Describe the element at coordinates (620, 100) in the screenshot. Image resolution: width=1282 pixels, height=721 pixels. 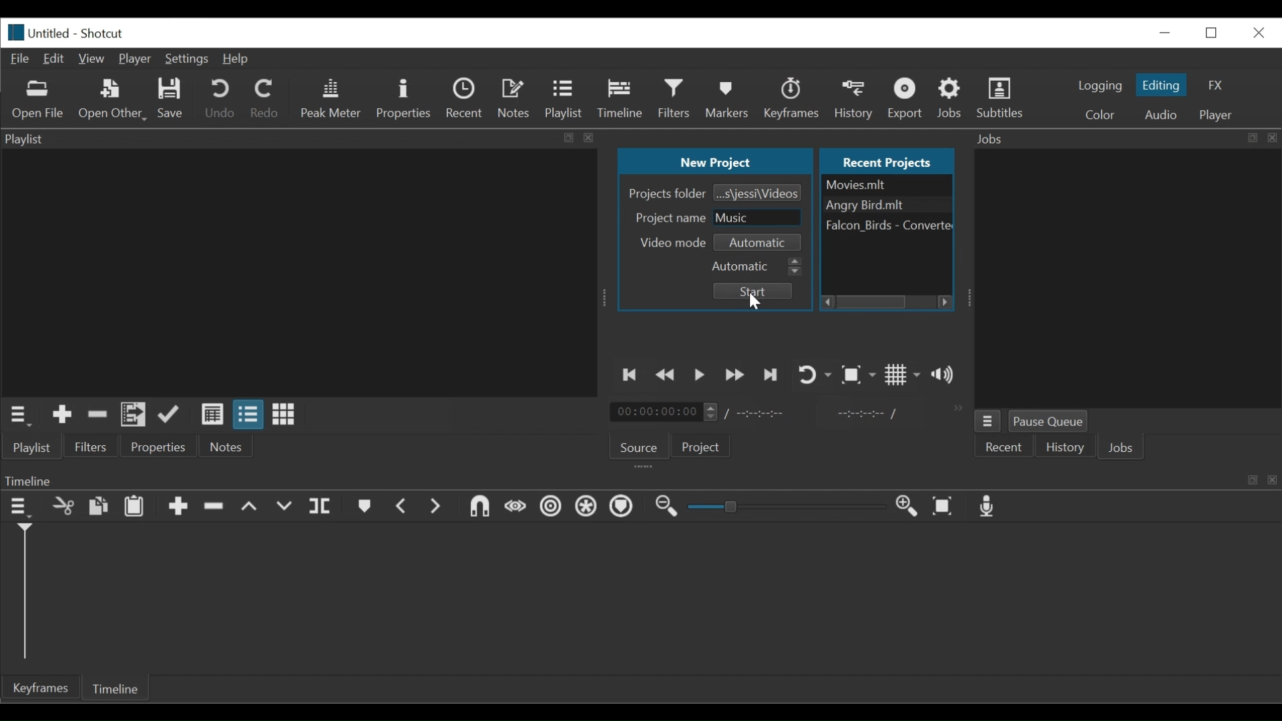
I see `Timeline` at that location.